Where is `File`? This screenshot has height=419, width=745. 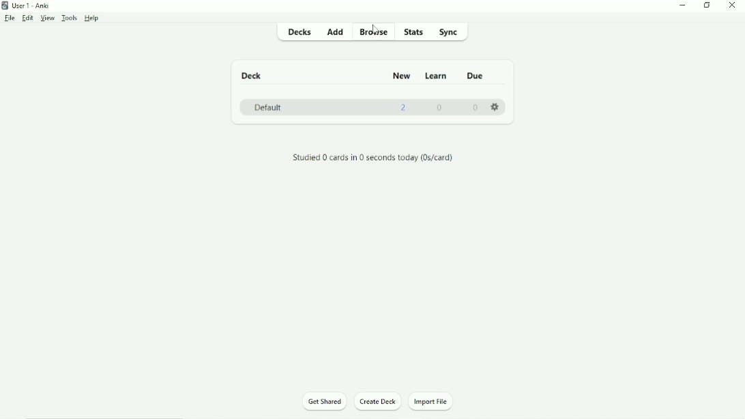 File is located at coordinates (9, 18).